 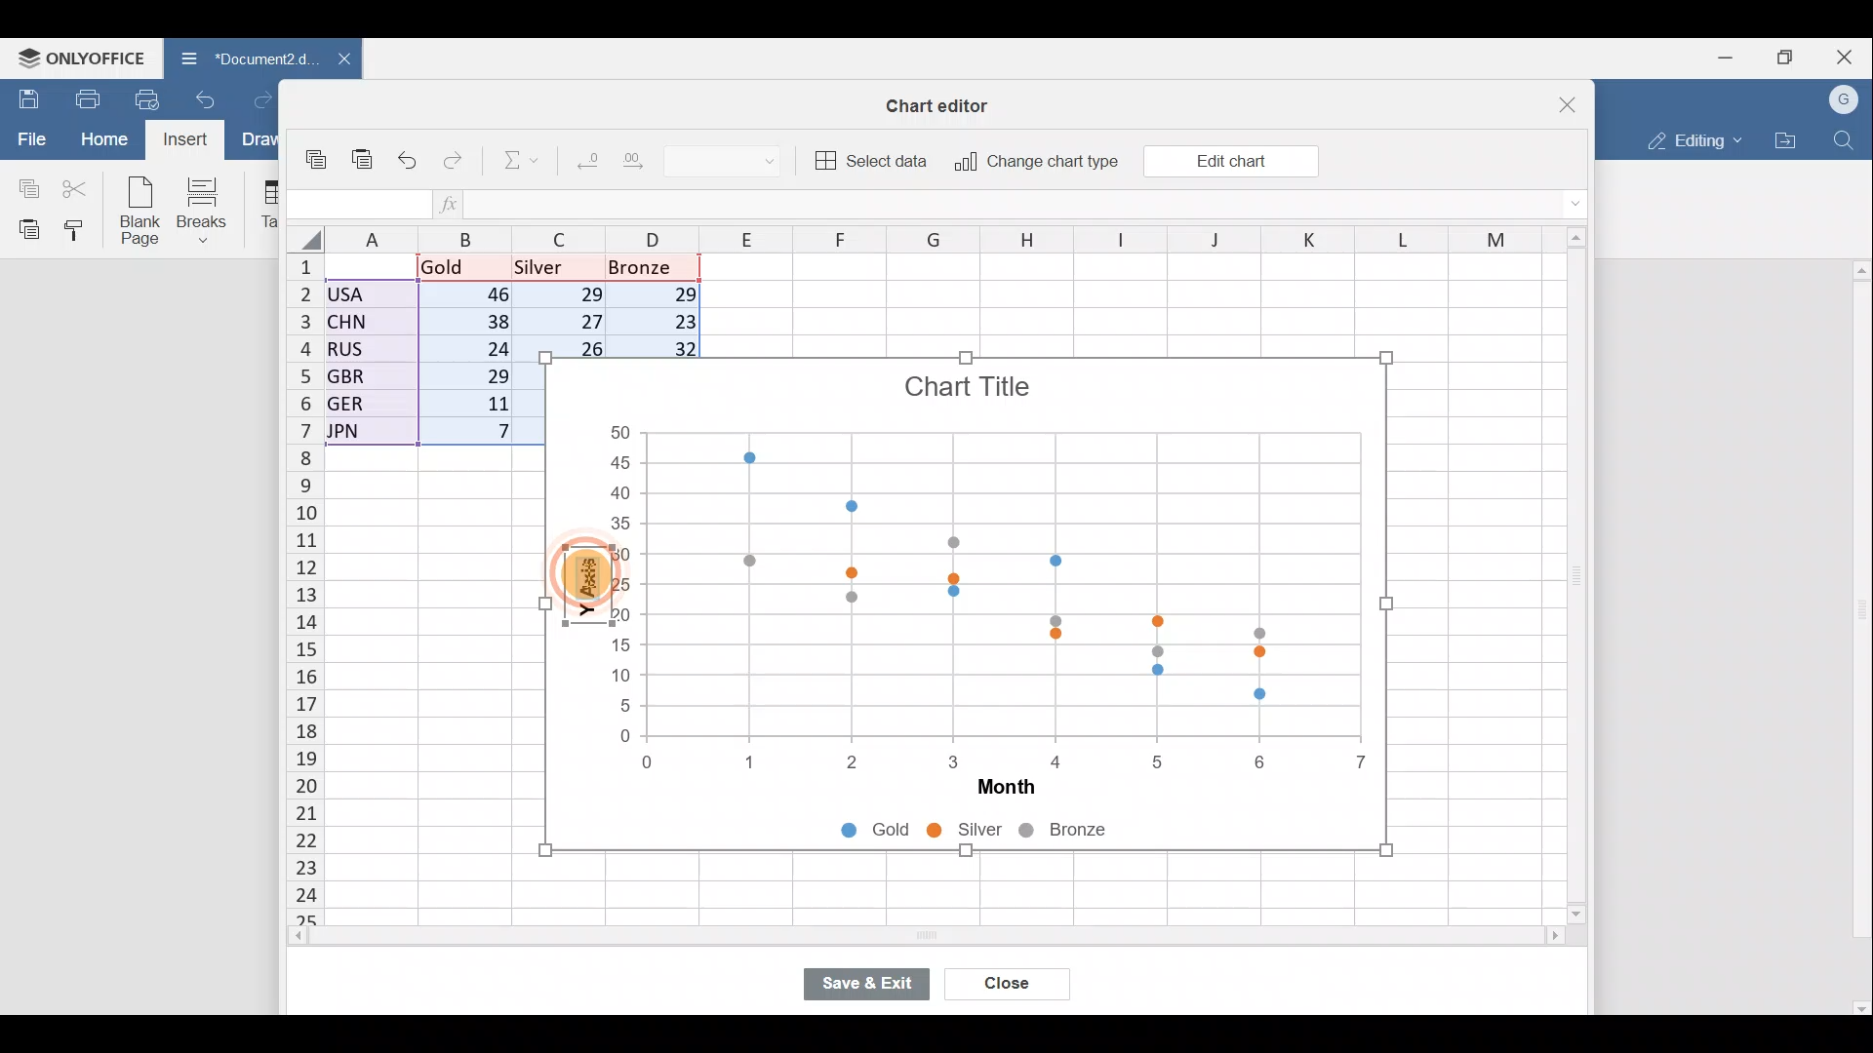 I want to click on Copy, so click(x=24, y=186).